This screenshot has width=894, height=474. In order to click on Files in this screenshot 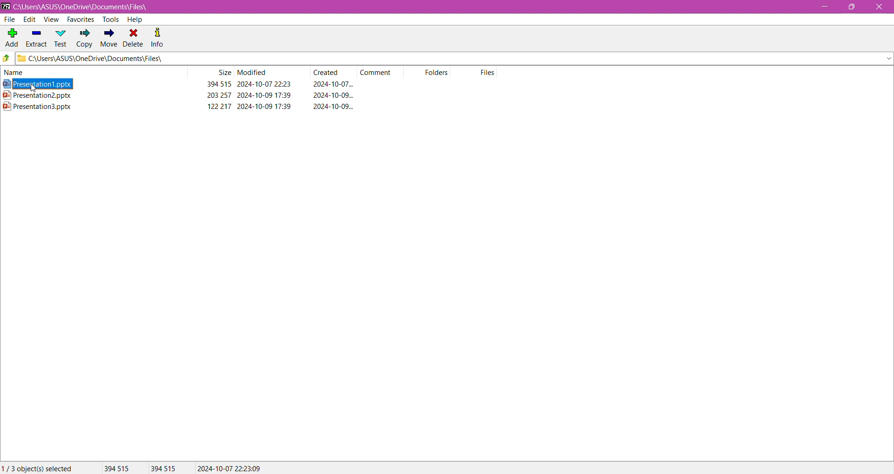, I will do `click(489, 72)`.